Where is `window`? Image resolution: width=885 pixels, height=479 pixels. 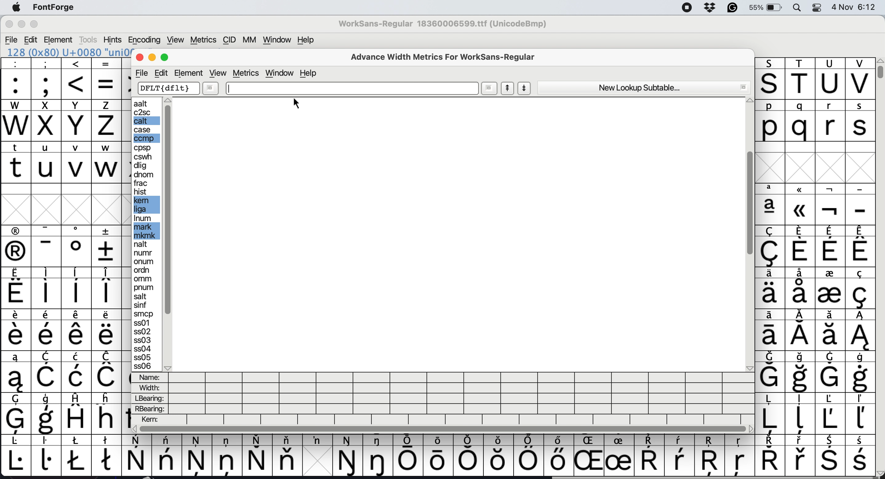 window is located at coordinates (279, 73).